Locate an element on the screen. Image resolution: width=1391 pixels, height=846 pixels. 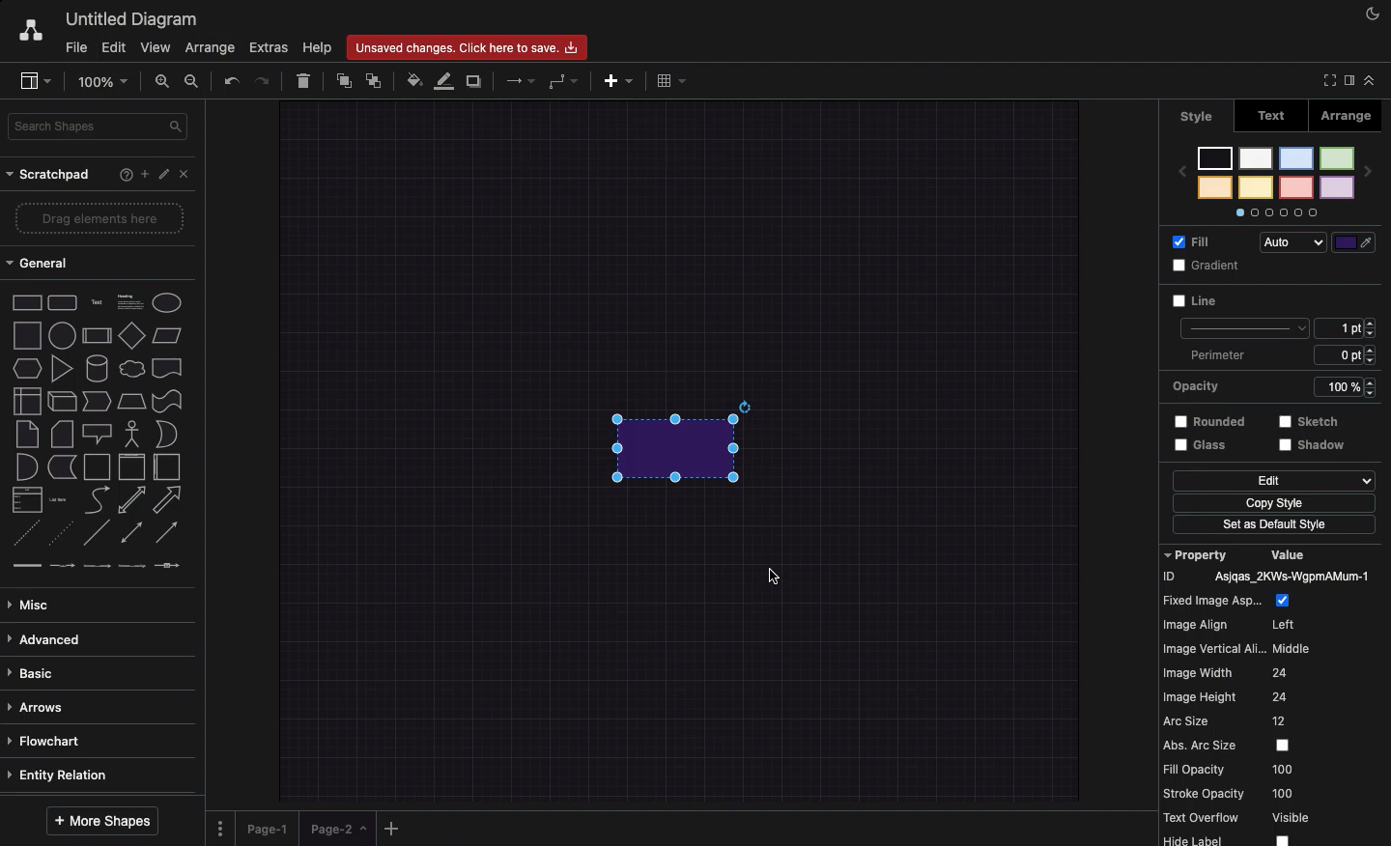
Redo is located at coordinates (265, 79).